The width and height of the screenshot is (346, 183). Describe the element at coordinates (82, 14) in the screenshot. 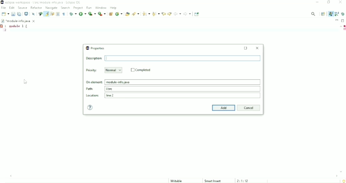

I see `Run` at that location.